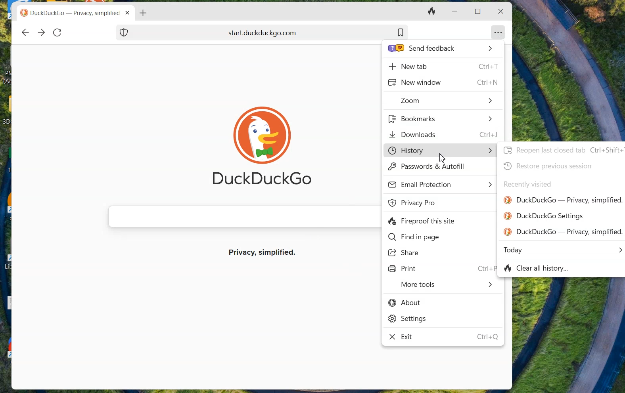 The height and width of the screenshot is (393, 625). I want to click on More tools, so click(447, 286).